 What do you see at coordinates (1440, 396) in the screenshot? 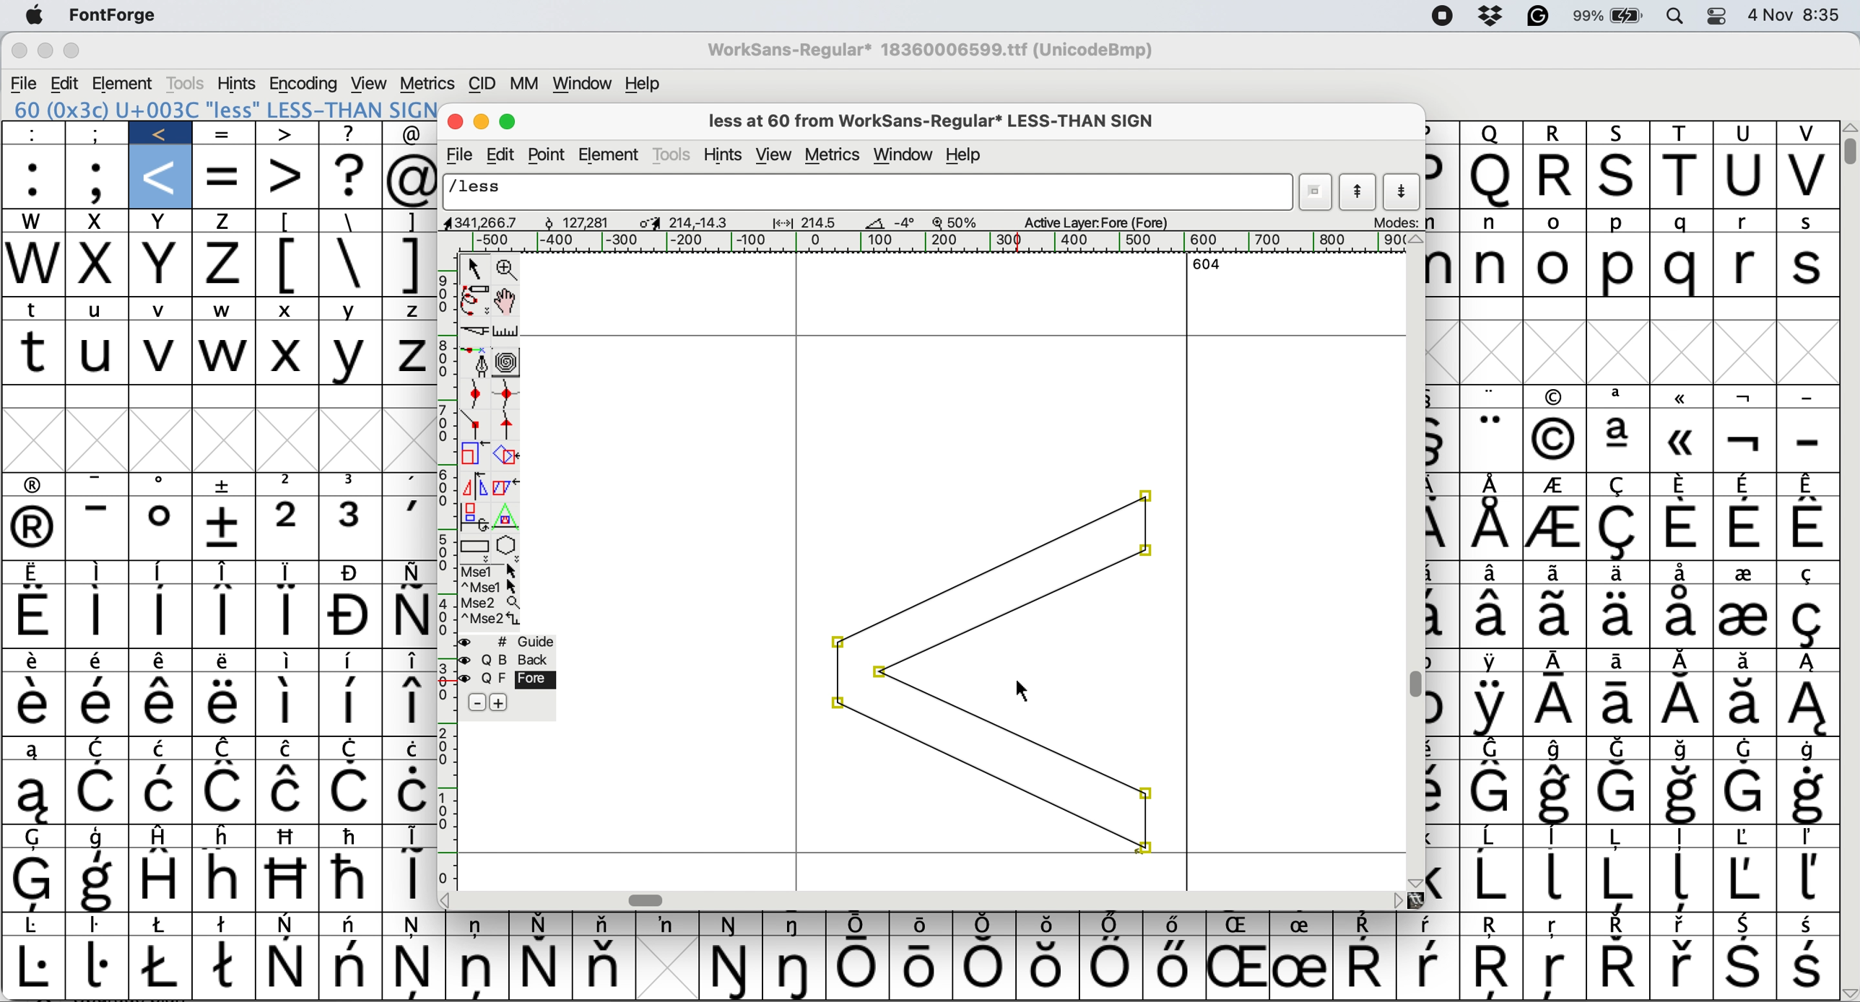
I see `Symbol` at bounding box center [1440, 396].